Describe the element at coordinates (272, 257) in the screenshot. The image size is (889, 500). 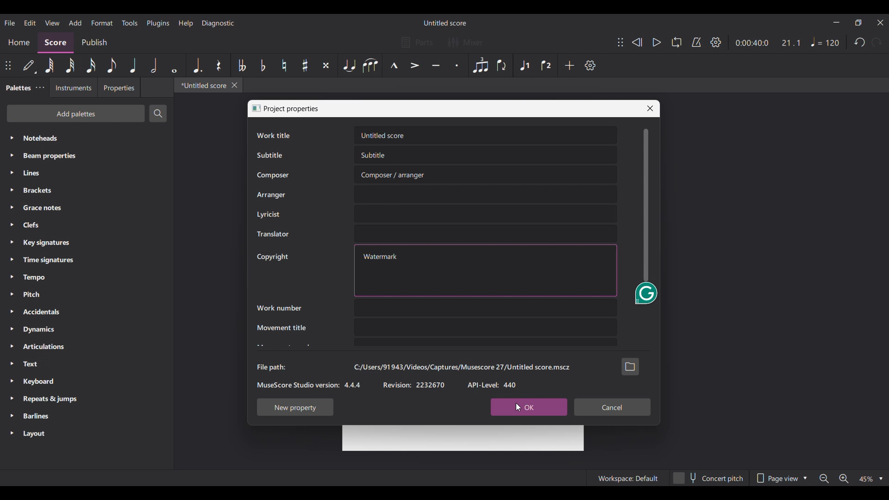
I see `Copyright` at that location.